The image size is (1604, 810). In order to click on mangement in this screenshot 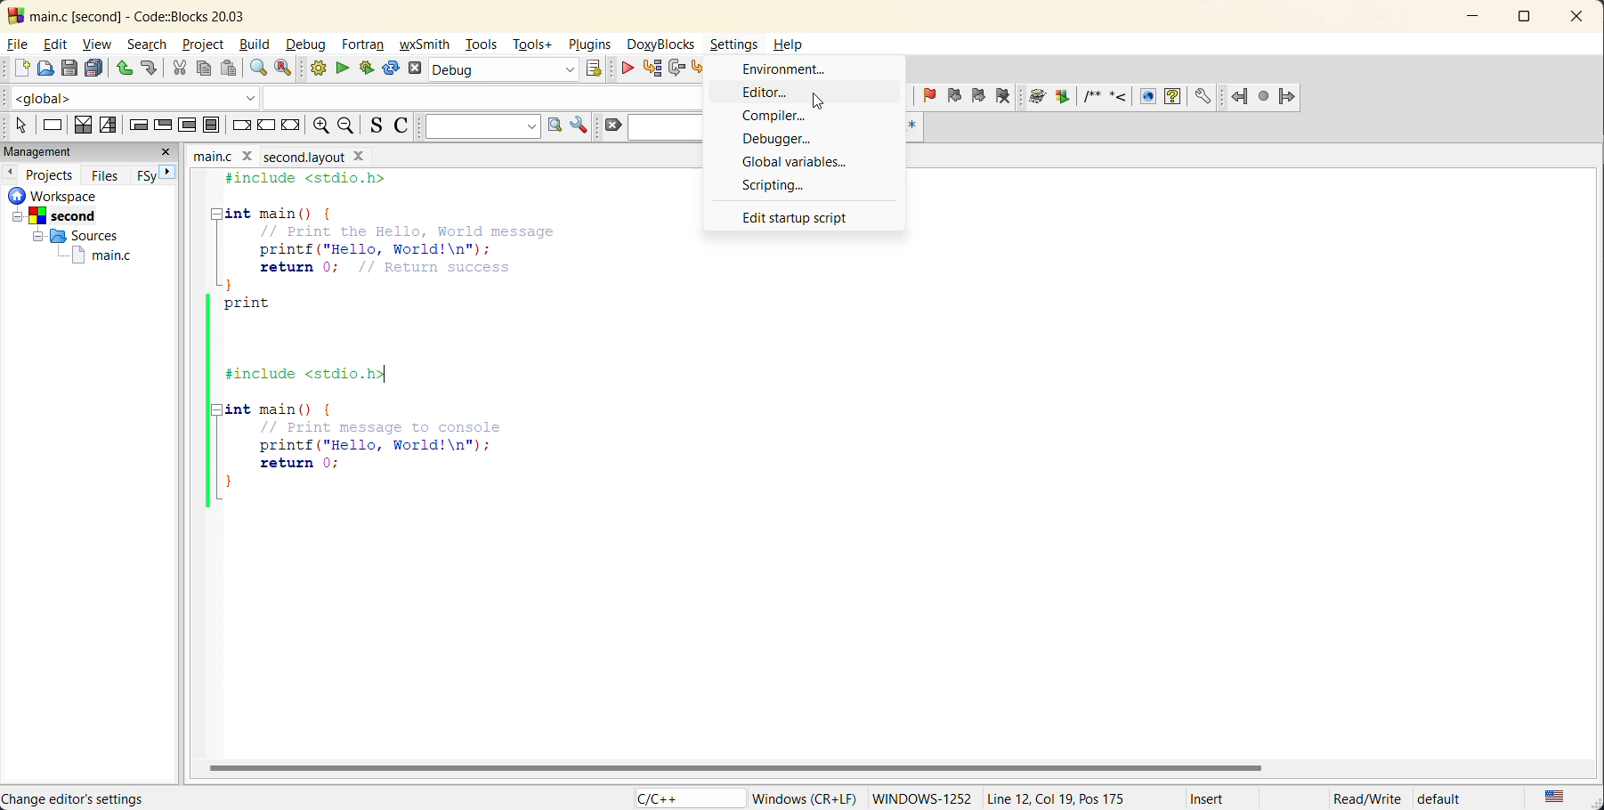, I will do `click(50, 150)`.